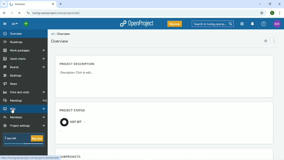  What do you see at coordinates (12, 13) in the screenshot?
I see `Forward` at bounding box center [12, 13].